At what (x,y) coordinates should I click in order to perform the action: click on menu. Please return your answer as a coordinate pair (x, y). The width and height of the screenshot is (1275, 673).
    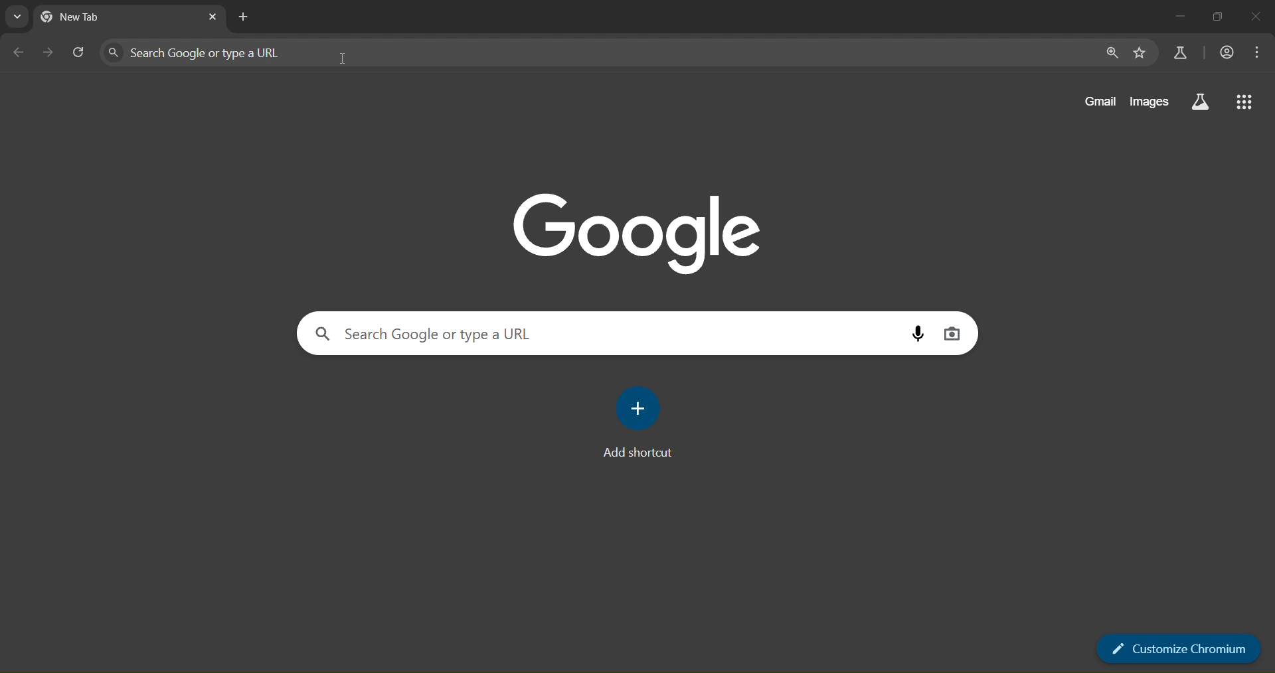
    Looking at the image, I should click on (1260, 53).